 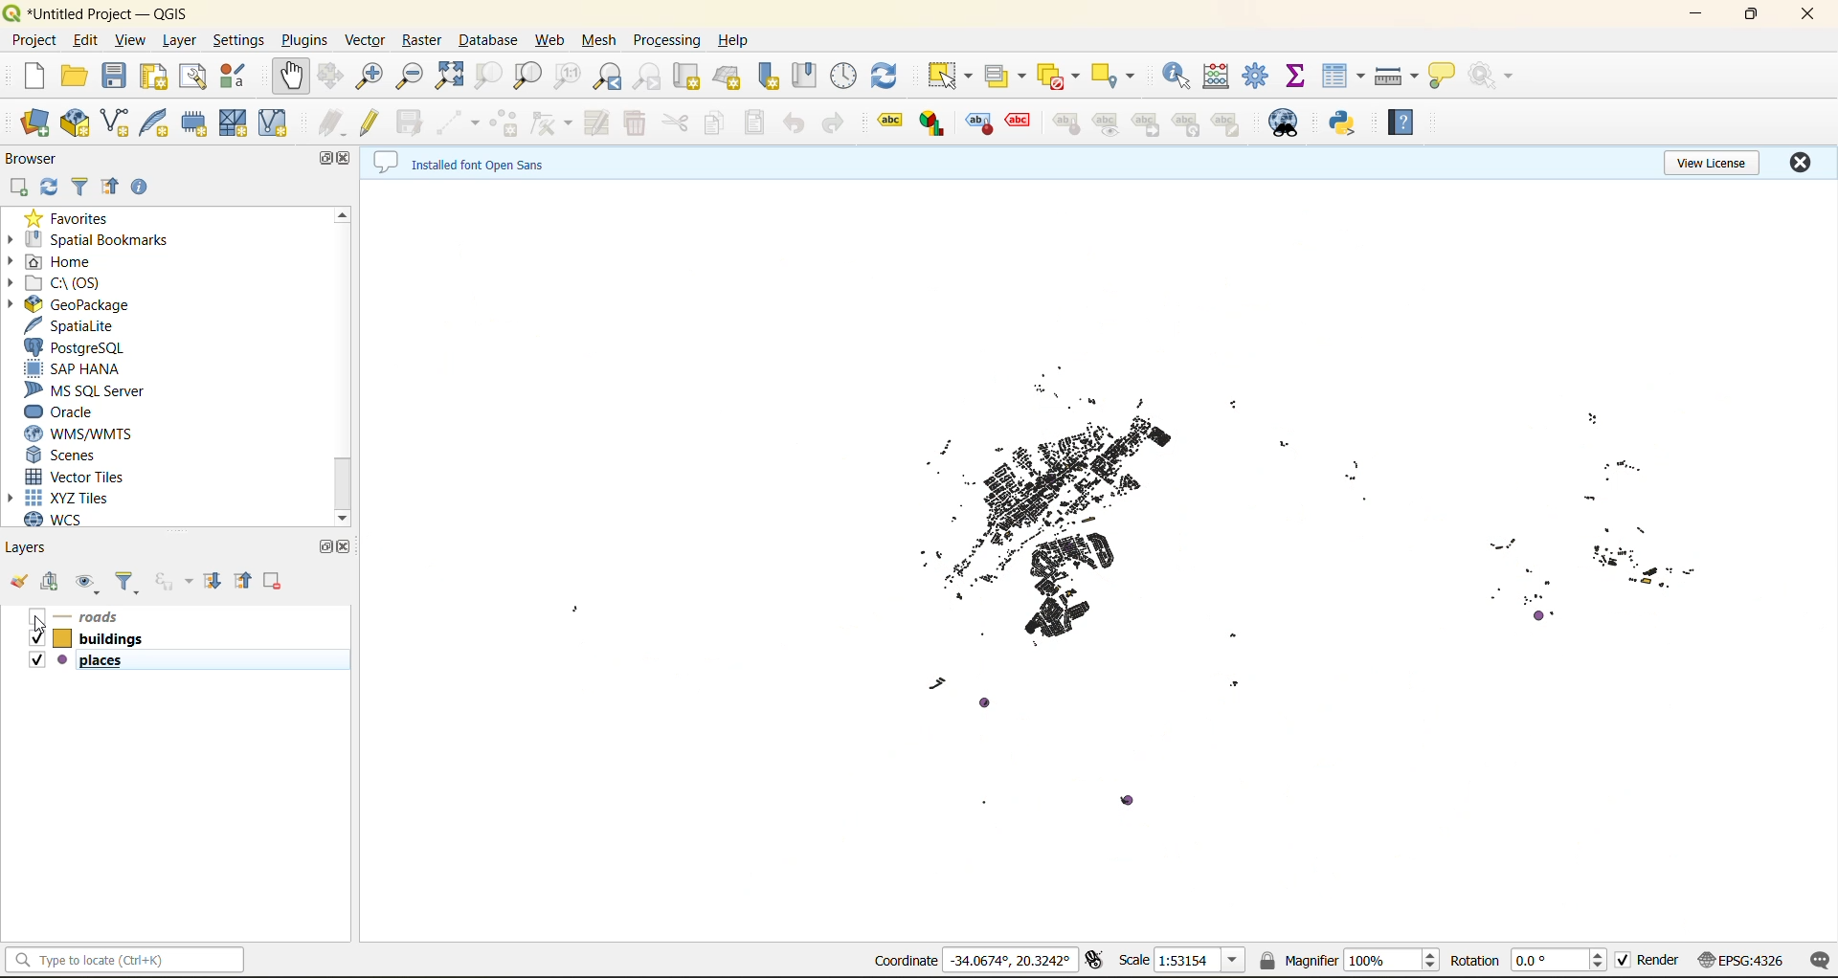 What do you see at coordinates (84, 347) in the screenshot?
I see `postgresql` at bounding box center [84, 347].